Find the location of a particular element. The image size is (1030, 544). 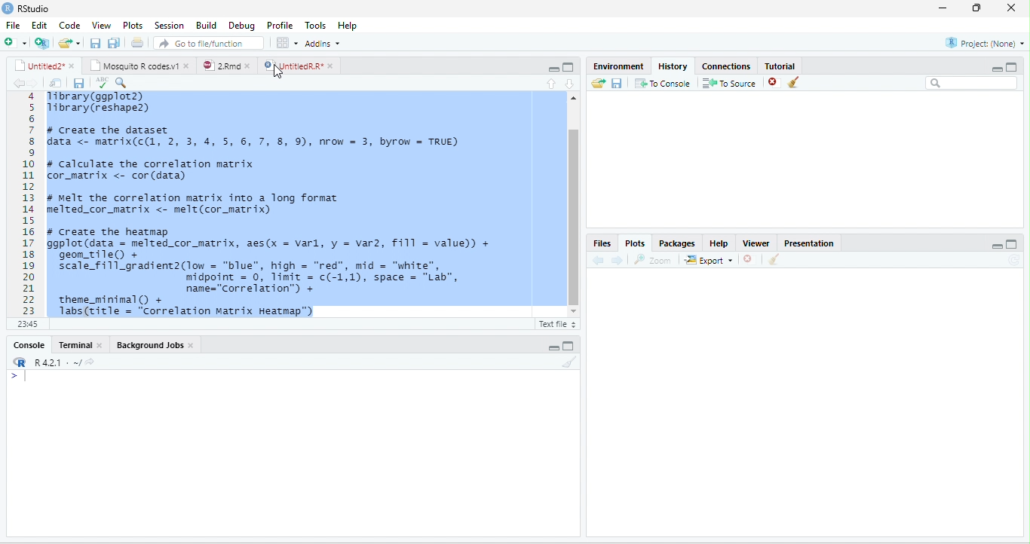

1>1 is located at coordinates (26, 323).